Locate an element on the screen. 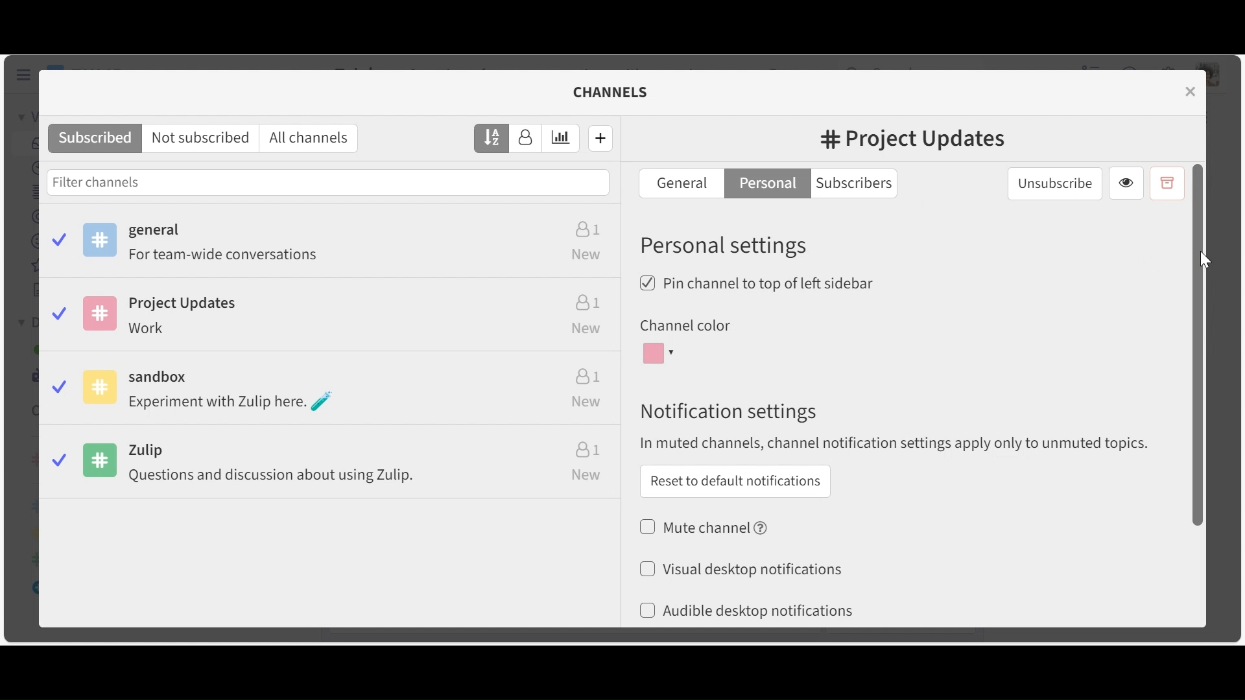  Archive channel is located at coordinates (1167, 183).